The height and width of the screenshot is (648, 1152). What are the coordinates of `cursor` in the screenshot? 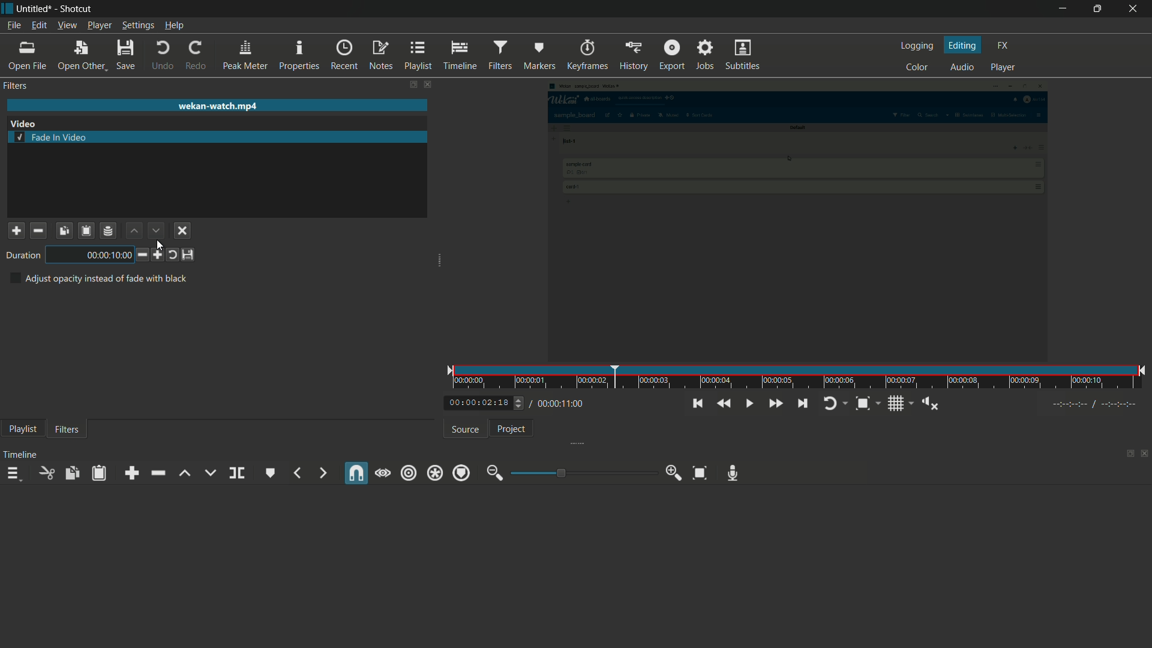 It's located at (160, 246).